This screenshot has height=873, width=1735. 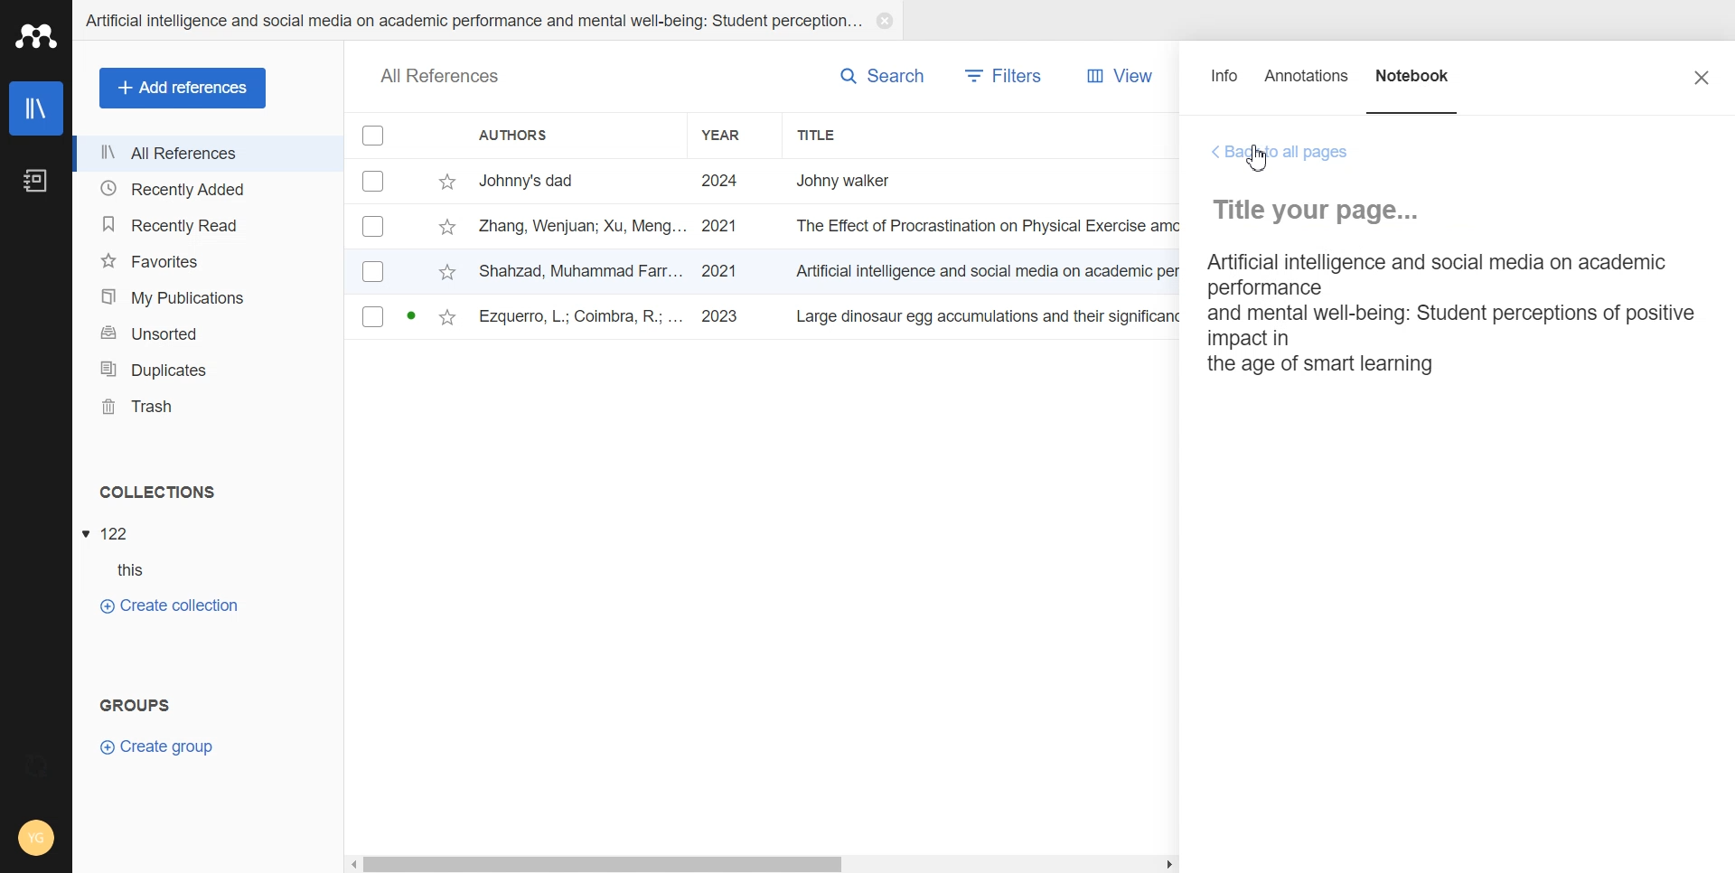 What do you see at coordinates (990, 268) in the screenshot?
I see `Artificial intelligence and social media on academic per` at bounding box center [990, 268].